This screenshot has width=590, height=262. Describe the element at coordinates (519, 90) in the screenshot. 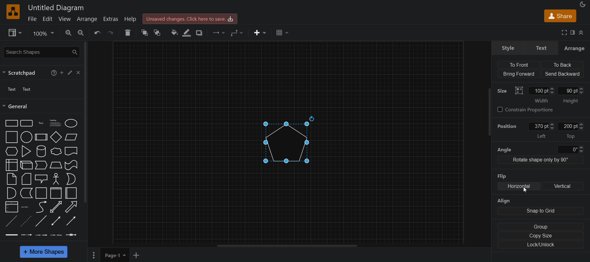

I see `Visual representation  of Size` at that location.